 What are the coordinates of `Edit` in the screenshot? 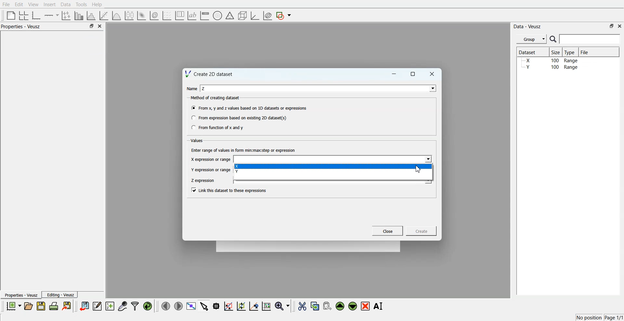 It's located at (19, 5).